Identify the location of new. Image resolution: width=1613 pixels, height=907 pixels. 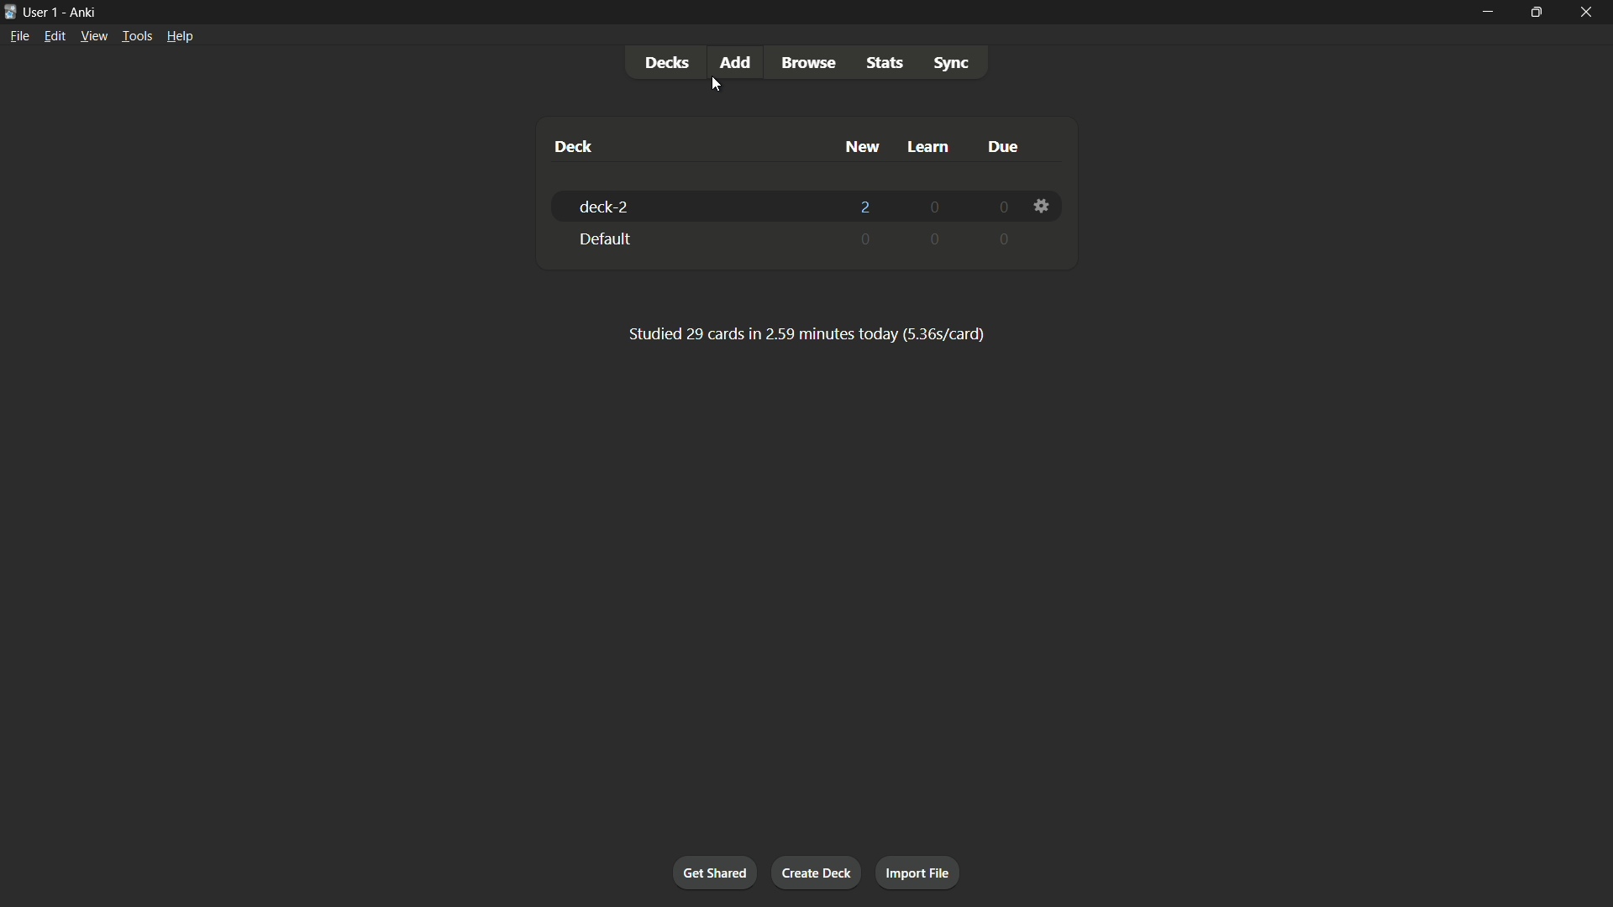
(864, 147).